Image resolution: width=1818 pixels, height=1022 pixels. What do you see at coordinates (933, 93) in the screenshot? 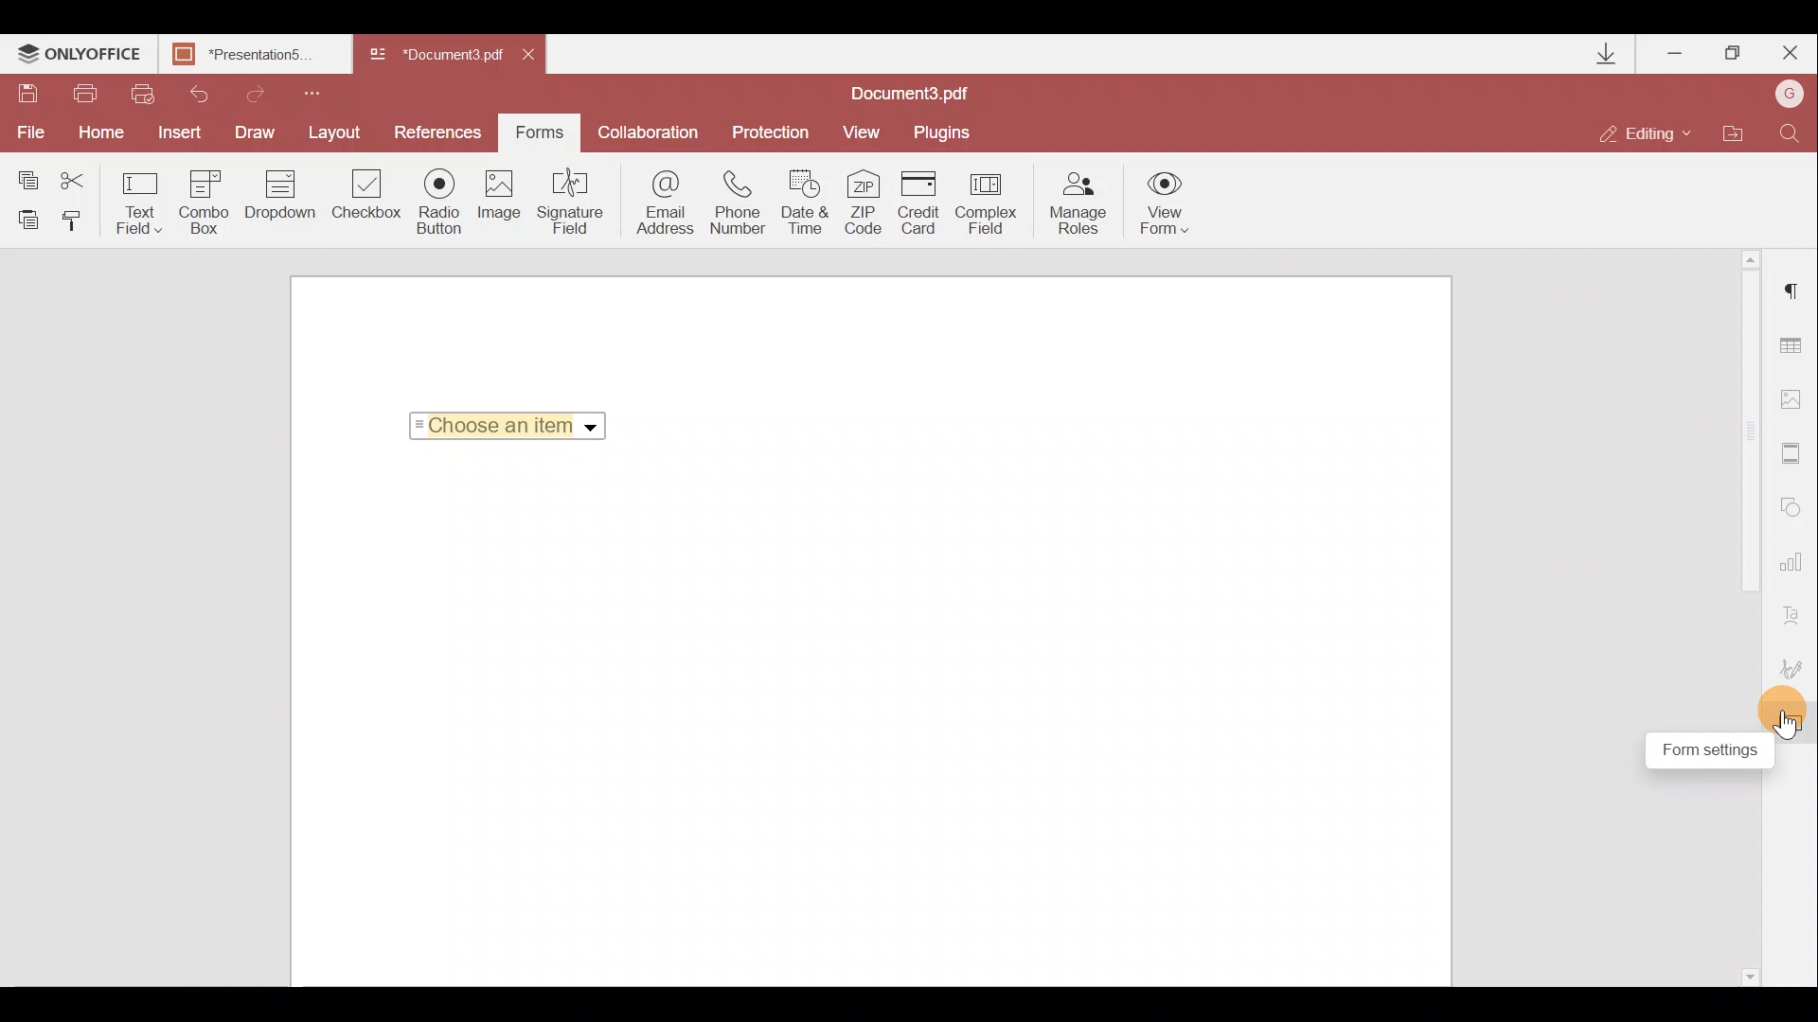
I see `Document3.pdf` at bounding box center [933, 93].